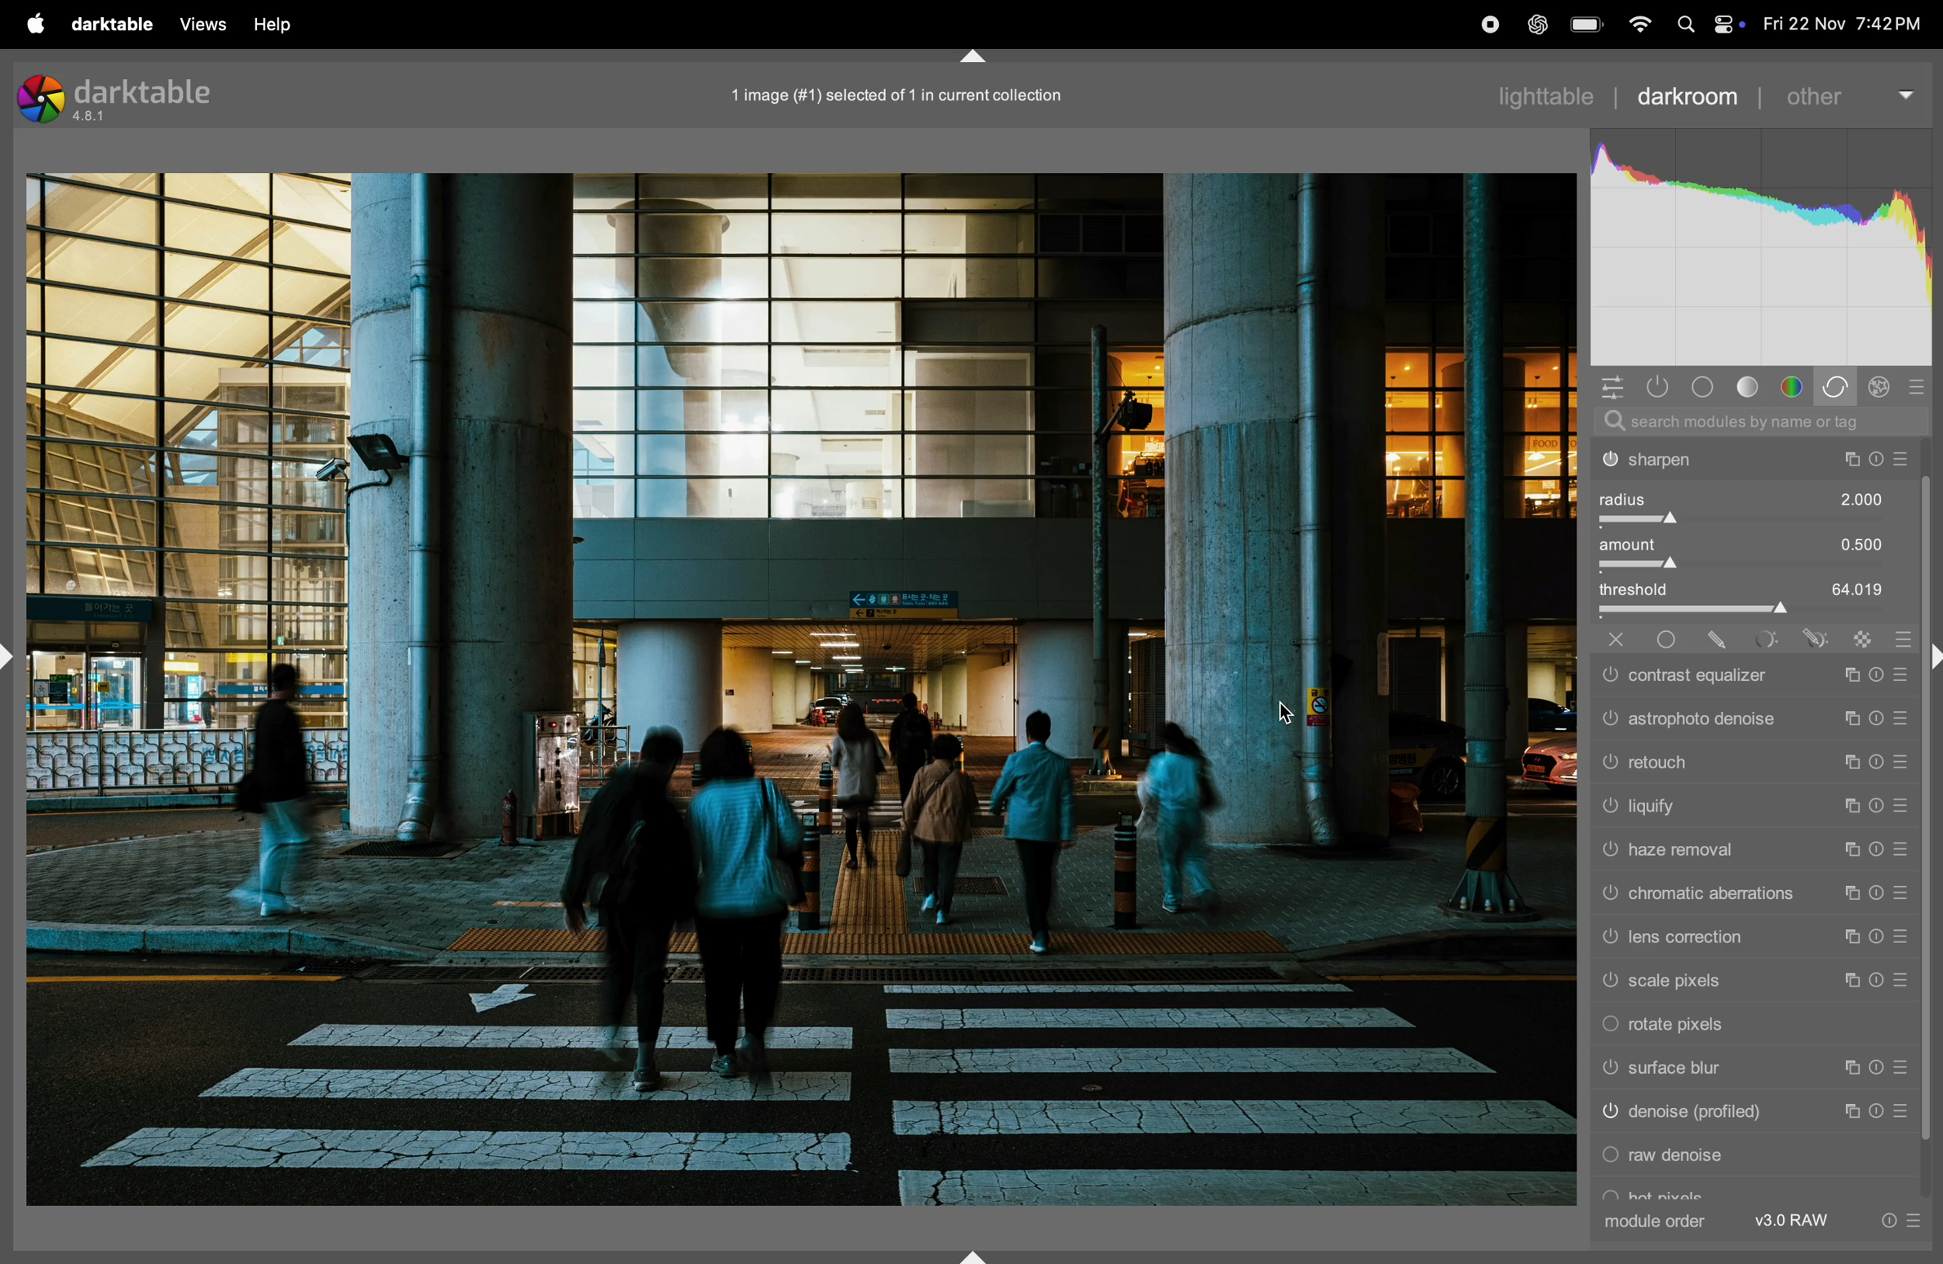 This screenshot has width=1943, height=1264. What do you see at coordinates (1755, 461) in the screenshot?
I see `shartpen` at bounding box center [1755, 461].